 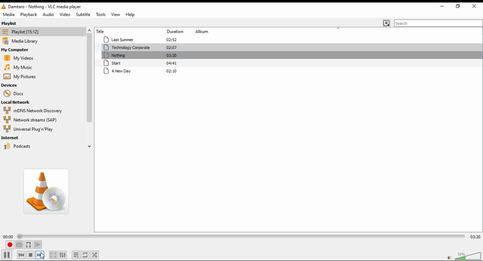 I want to click on playlist, so click(x=11, y=24).